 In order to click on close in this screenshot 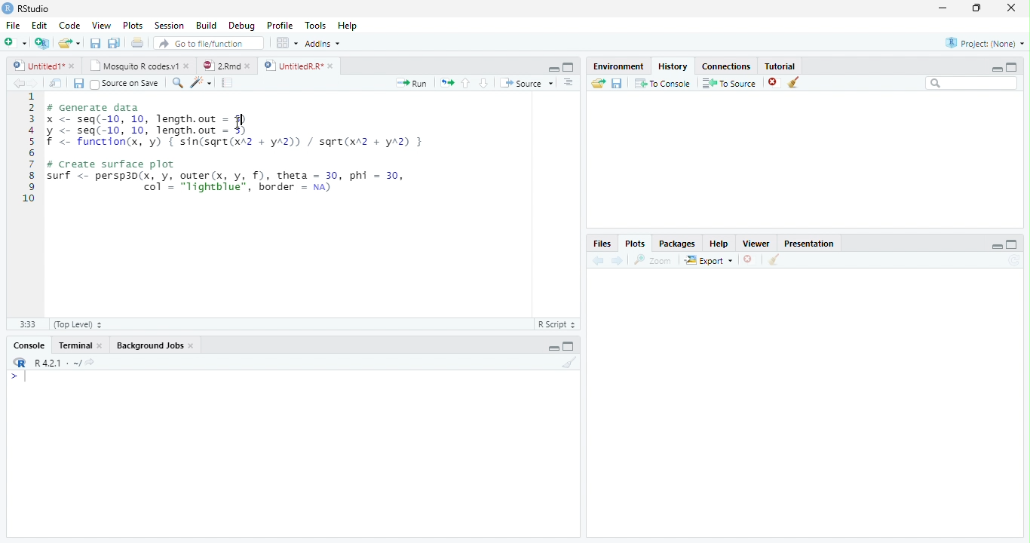, I will do `click(248, 66)`.